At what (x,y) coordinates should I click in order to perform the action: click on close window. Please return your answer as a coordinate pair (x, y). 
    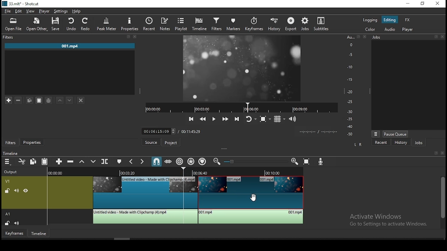
    Looking at the image, I should click on (438, 4).